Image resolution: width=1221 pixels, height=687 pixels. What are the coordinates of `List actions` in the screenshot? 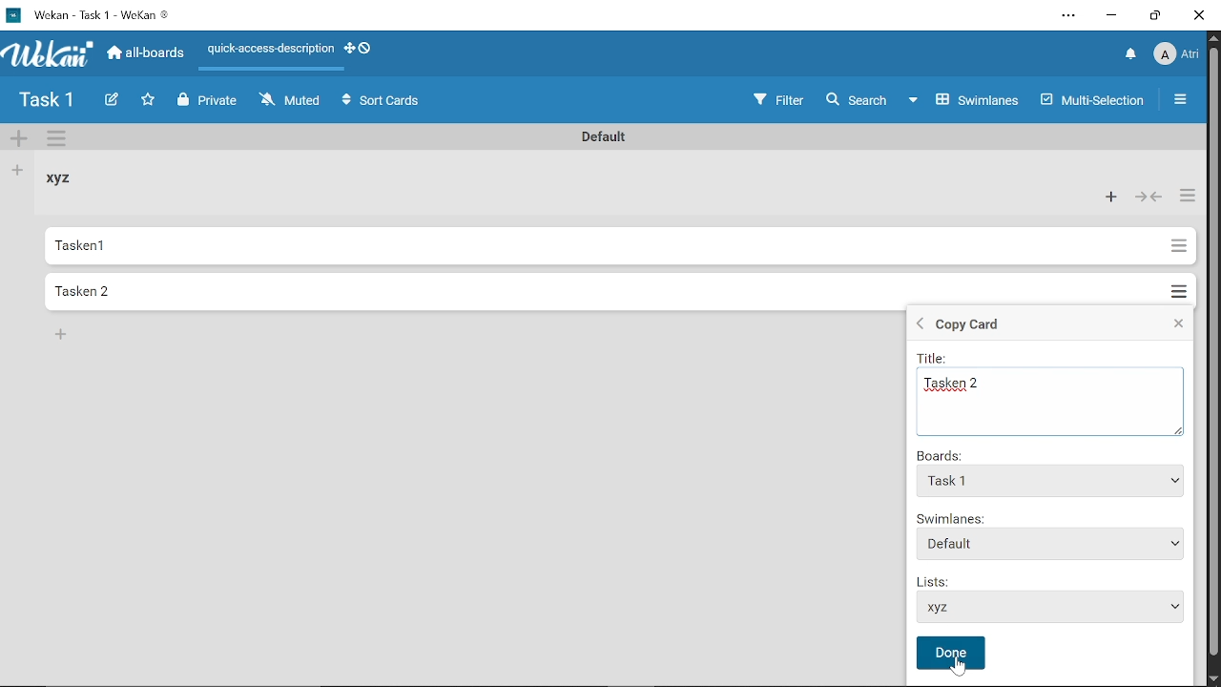 It's located at (1184, 197).